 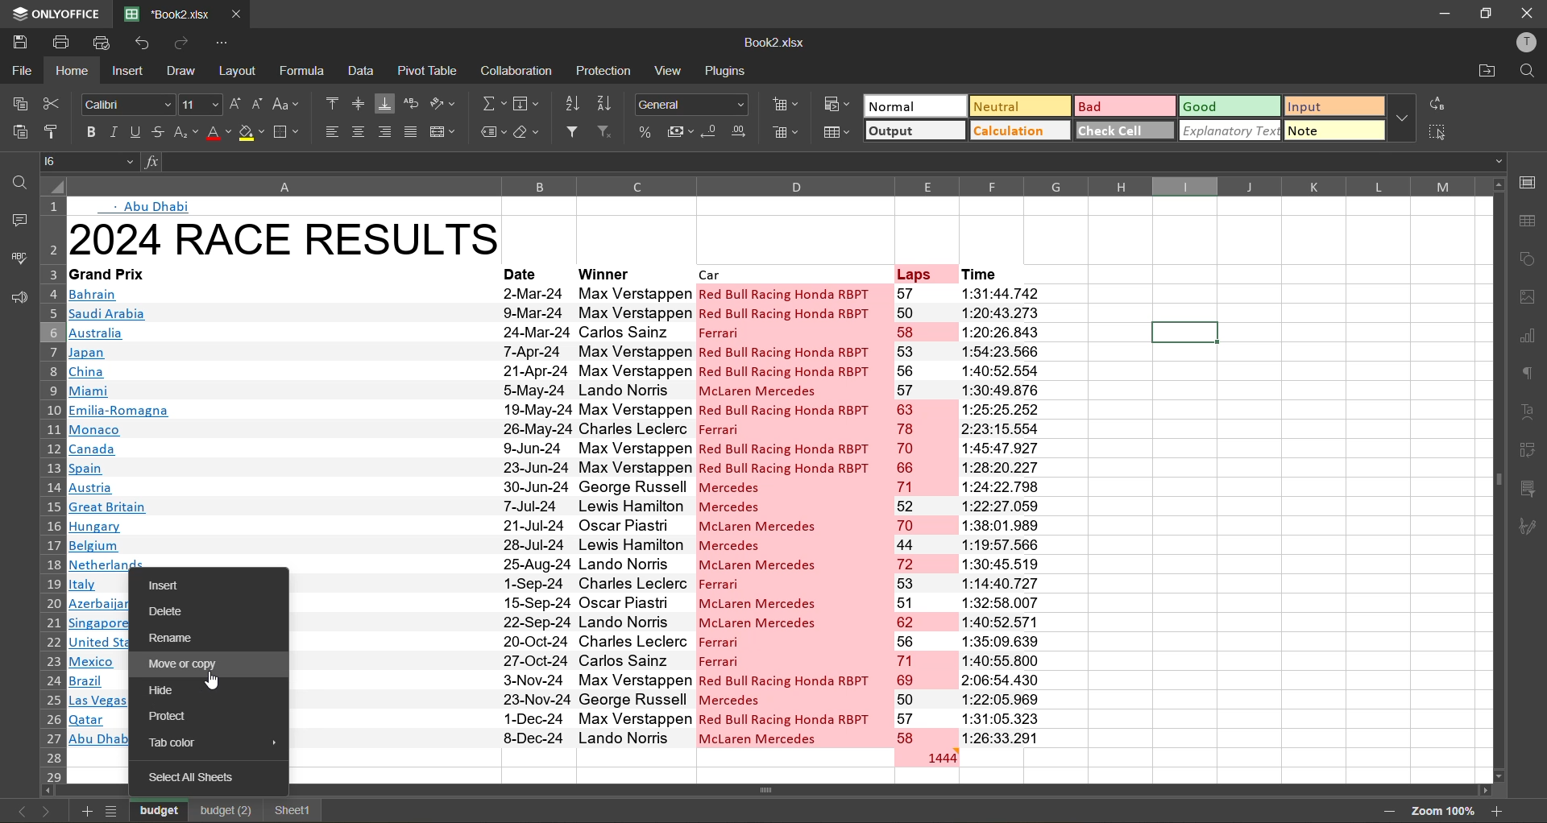 What do you see at coordinates (363, 72) in the screenshot?
I see `data` at bounding box center [363, 72].